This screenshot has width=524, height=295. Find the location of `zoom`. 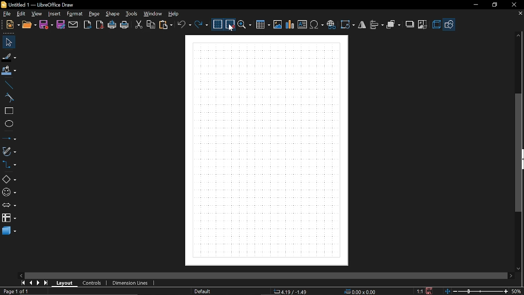

zoom is located at coordinates (245, 25).